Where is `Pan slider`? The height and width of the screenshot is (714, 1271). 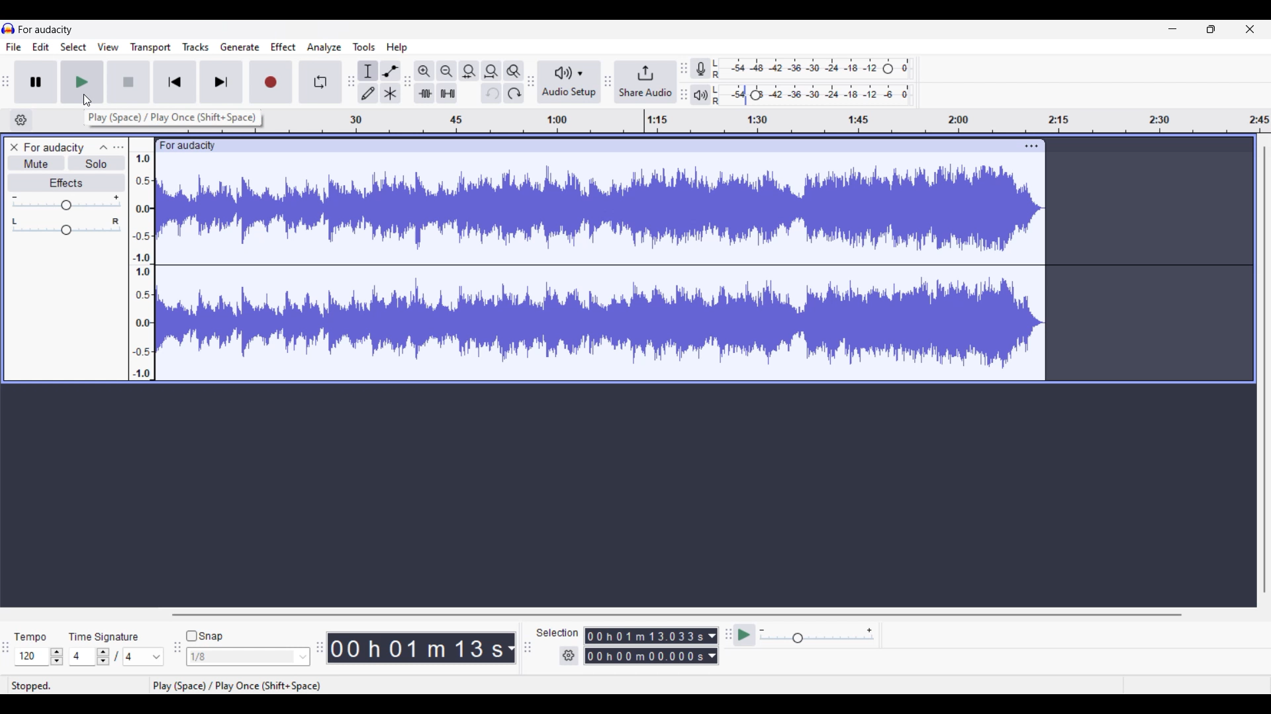
Pan slider is located at coordinates (66, 226).